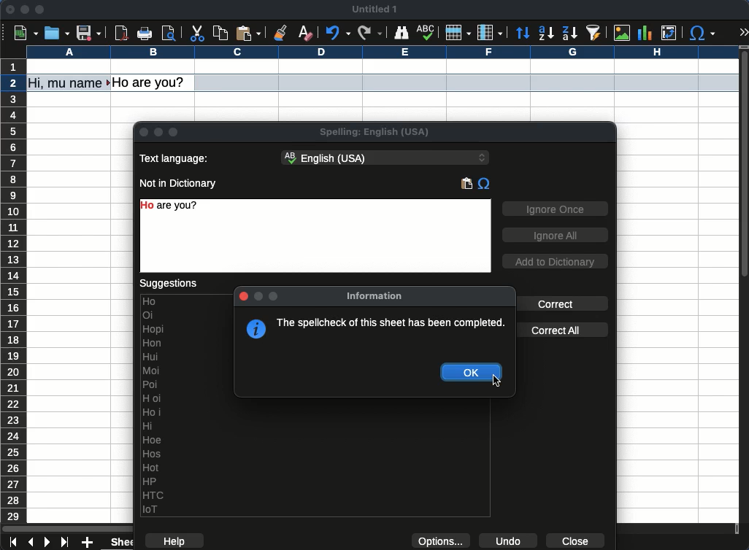 This screenshot has height=550, width=749. I want to click on scroll, so click(745, 285).